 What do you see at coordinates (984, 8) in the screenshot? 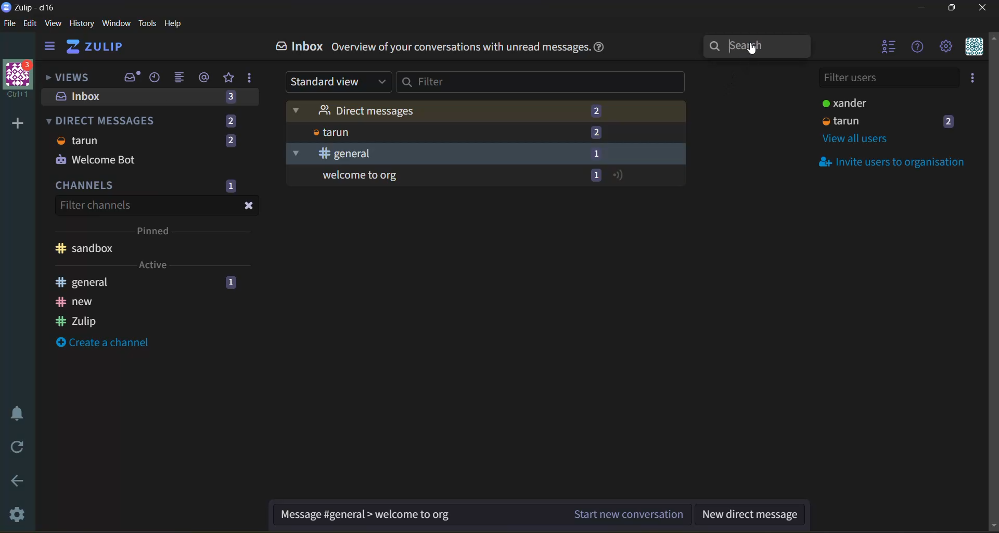
I see `close` at bounding box center [984, 8].